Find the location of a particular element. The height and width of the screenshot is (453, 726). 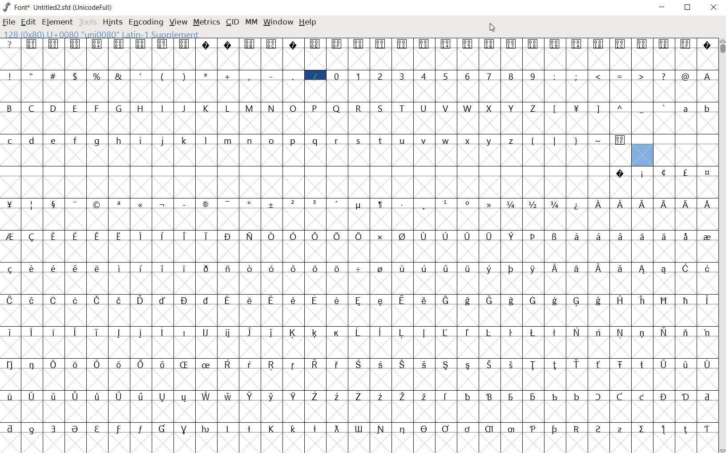

glyph is located at coordinates (642, 397).